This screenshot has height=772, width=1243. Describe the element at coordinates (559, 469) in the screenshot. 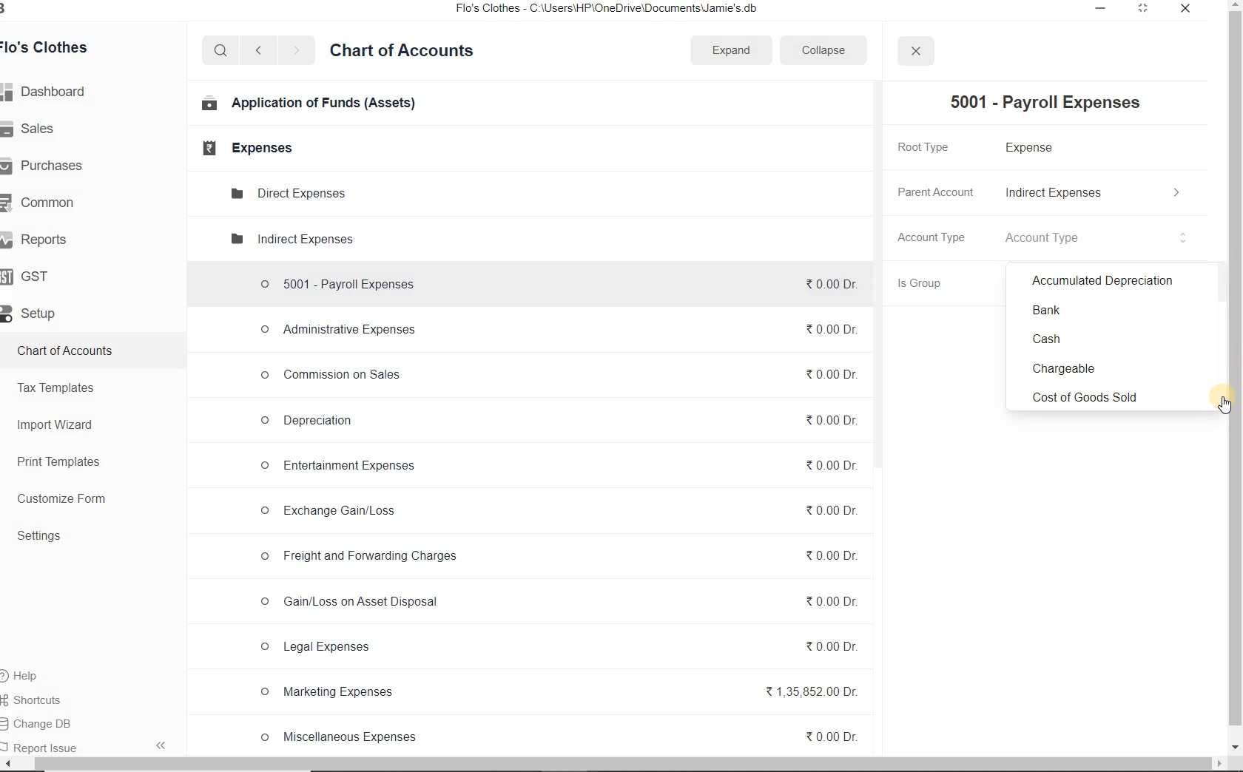

I see `O Entertainment Expenses %0.00Dr.` at that location.